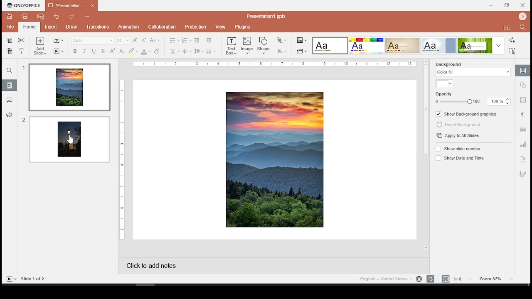  What do you see at coordinates (71, 139) in the screenshot?
I see `cursor` at bounding box center [71, 139].